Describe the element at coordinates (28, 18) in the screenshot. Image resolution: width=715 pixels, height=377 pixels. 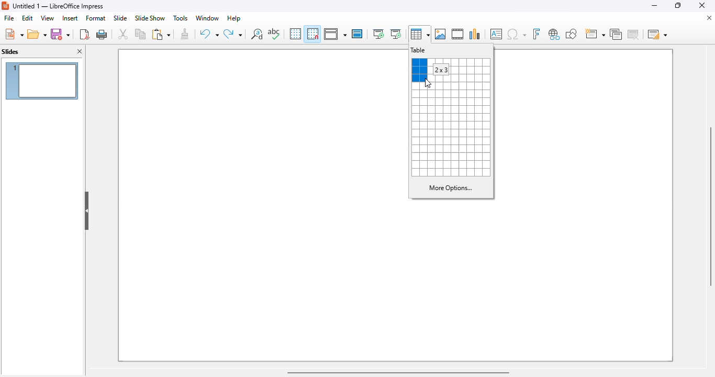
I see `edit` at that location.